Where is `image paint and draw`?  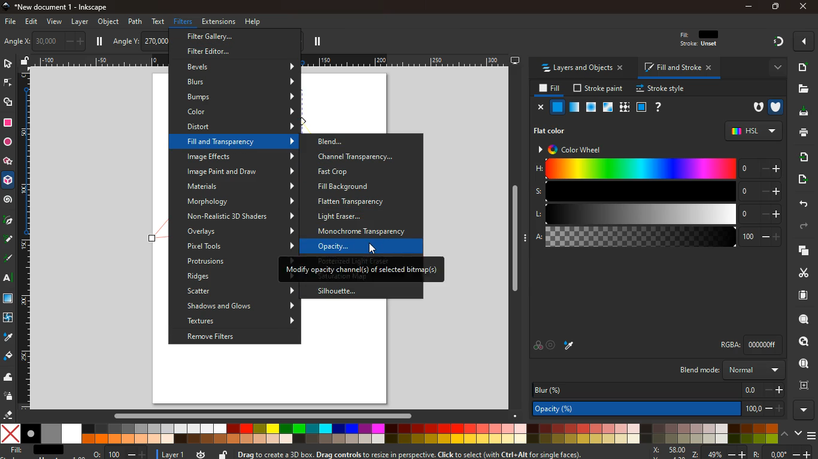
image paint and draw is located at coordinates (241, 172).